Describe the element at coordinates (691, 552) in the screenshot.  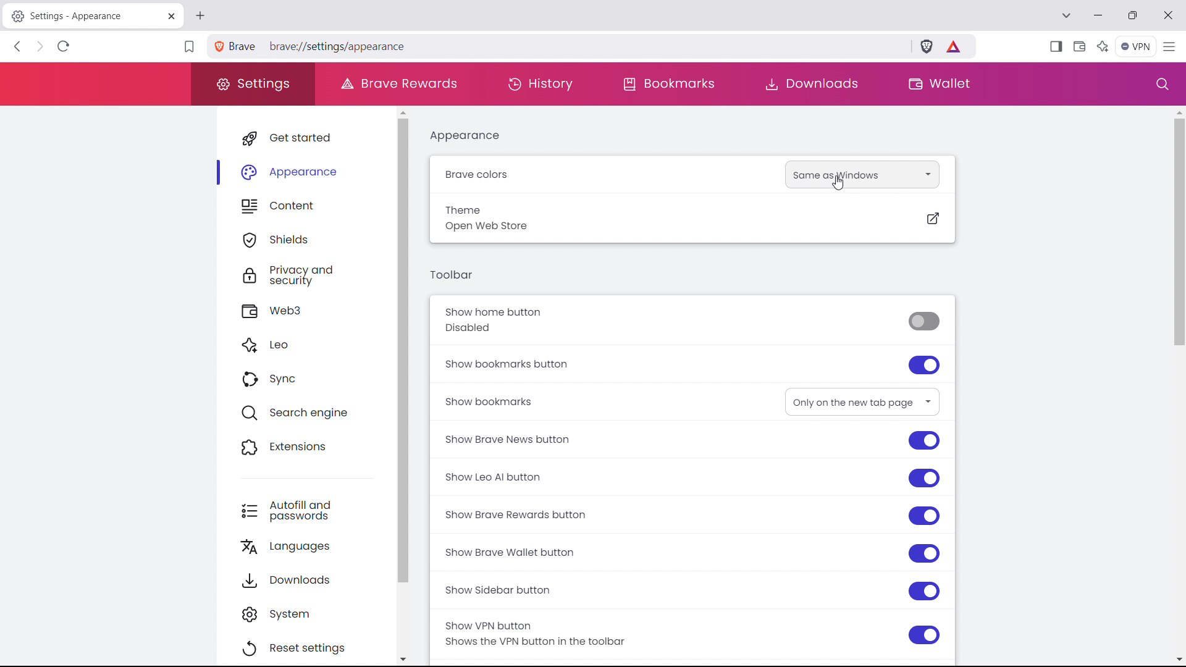
I see `show brave wallet button` at that location.